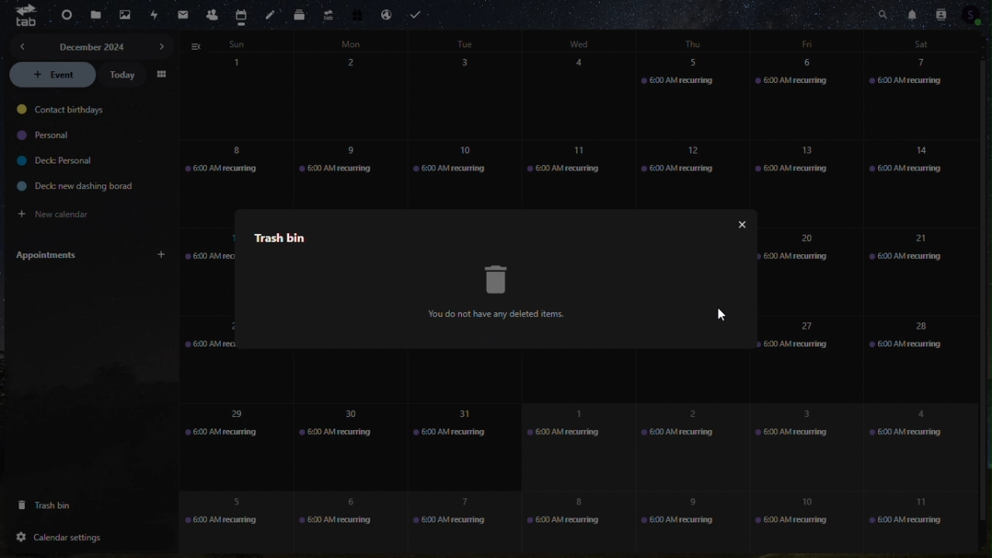 The width and height of the screenshot is (992, 558). I want to click on event, so click(53, 75).